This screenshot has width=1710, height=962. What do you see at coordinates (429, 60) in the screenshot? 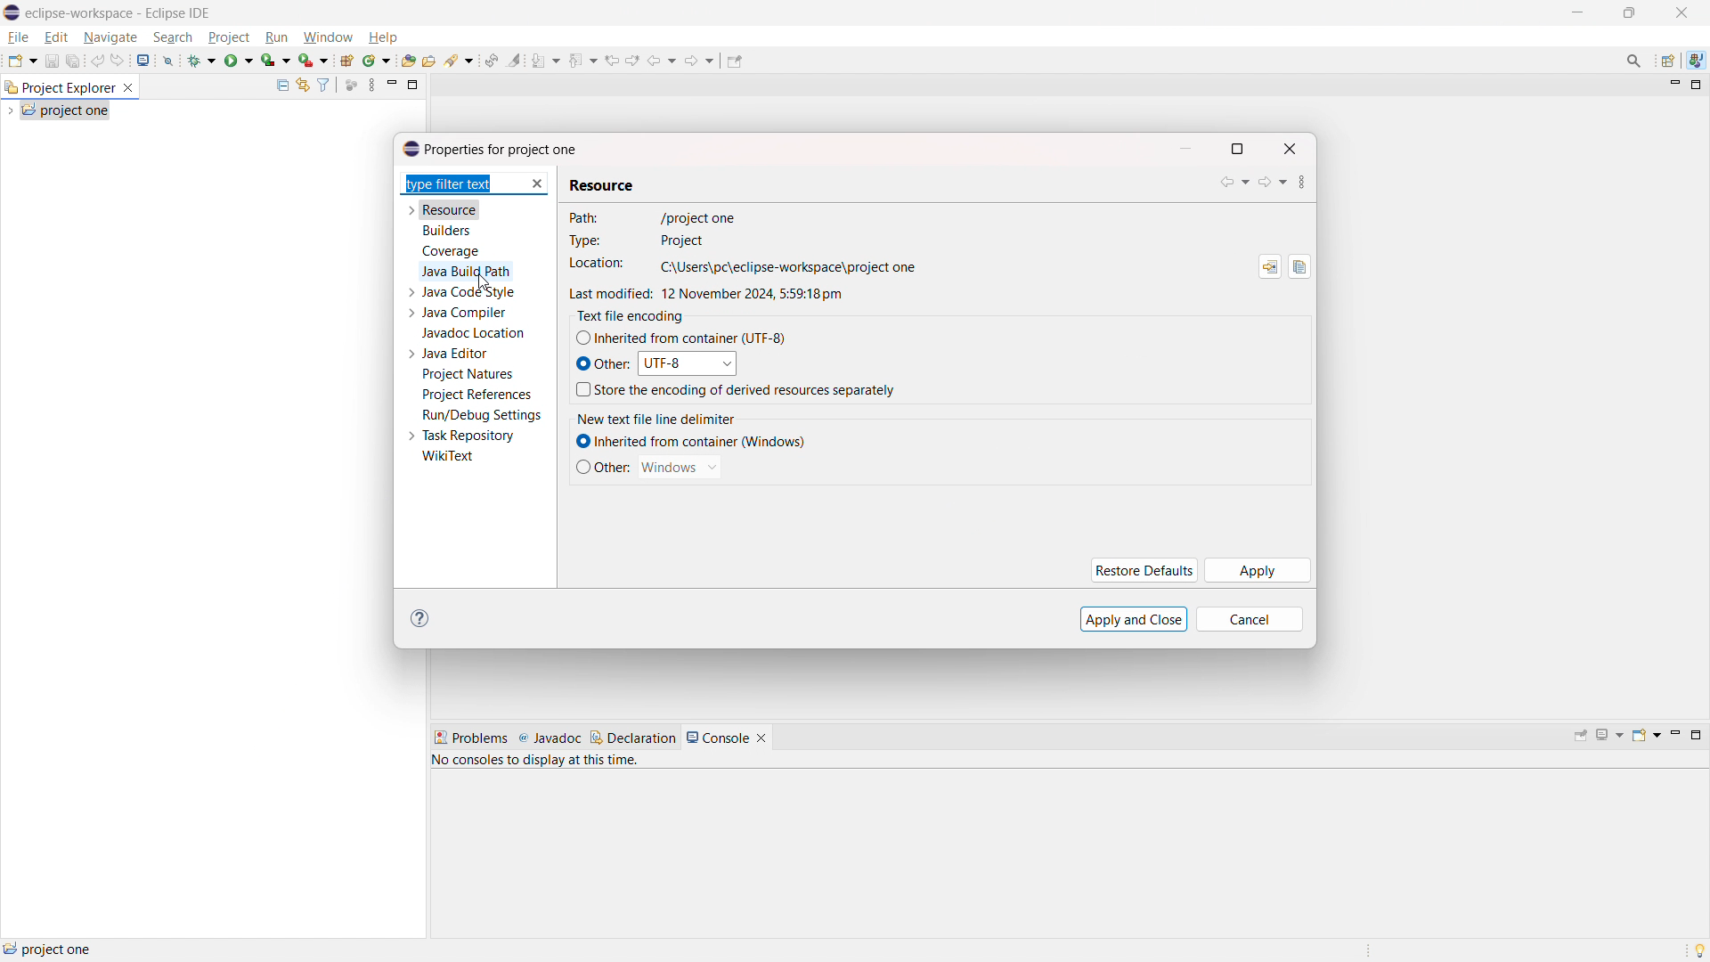
I see `open task` at bounding box center [429, 60].